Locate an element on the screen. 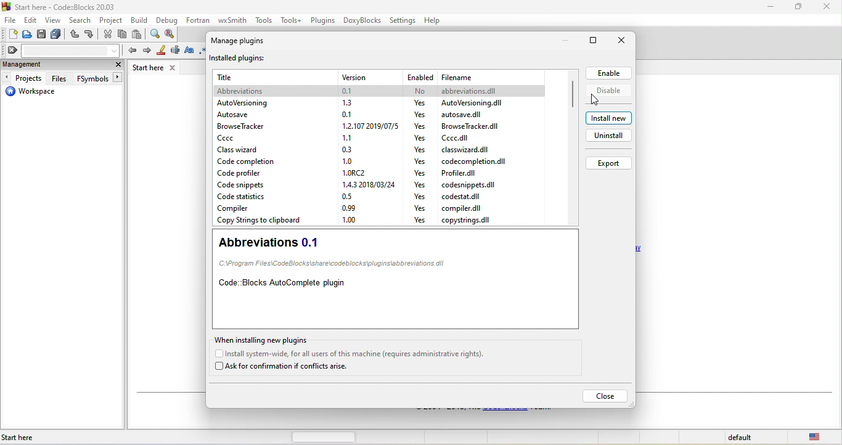 The width and height of the screenshot is (842, 445). color change in enable is located at coordinates (606, 73).